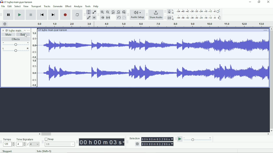 The height and width of the screenshot is (153, 273). Describe the element at coordinates (180, 139) in the screenshot. I see `Play-at-speed` at that location.